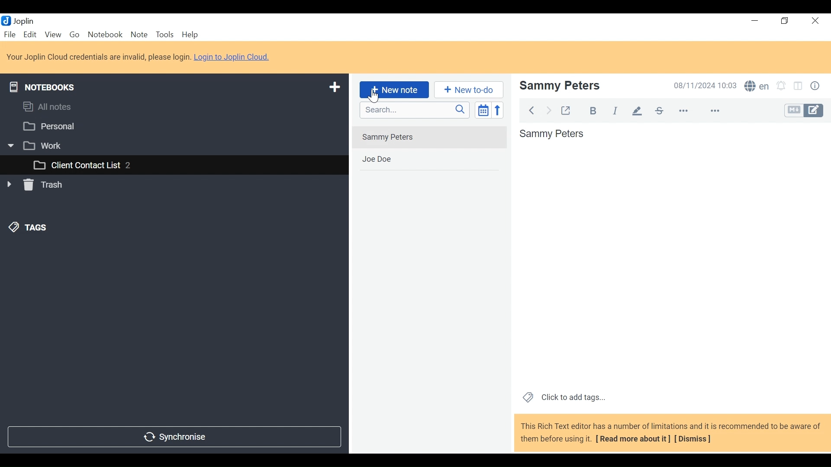 Image resolution: width=831 pixels, height=467 pixels. What do you see at coordinates (567, 111) in the screenshot?
I see `Toggle external editing` at bounding box center [567, 111].